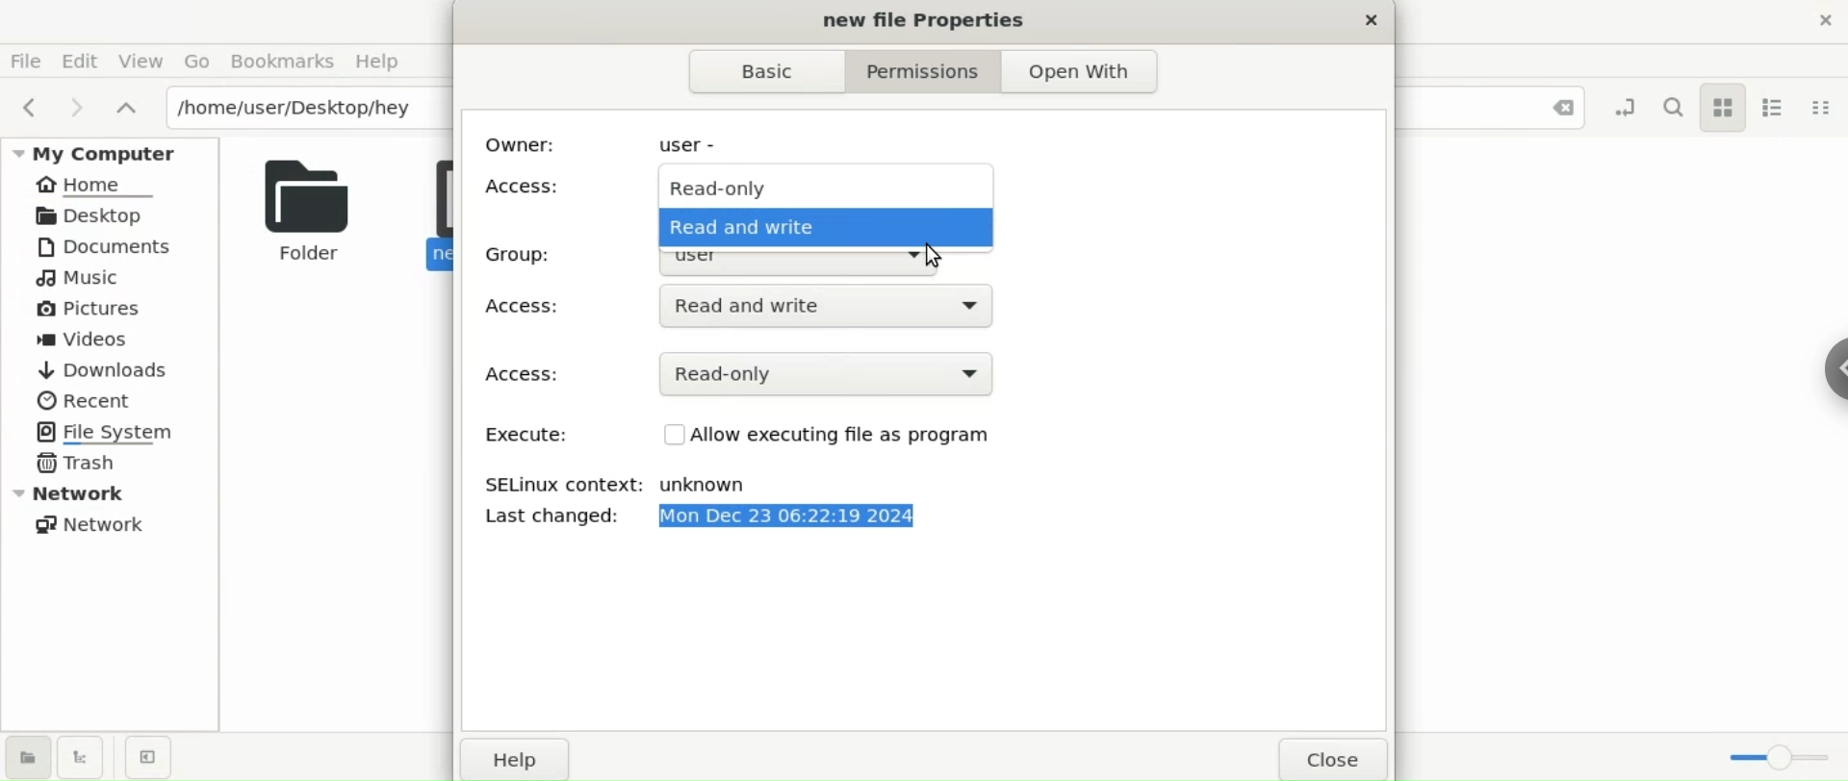 This screenshot has height=781, width=1848. What do you see at coordinates (1629, 106) in the screenshot?
I see `toggle location entry` at bounding box center [1629, 106].